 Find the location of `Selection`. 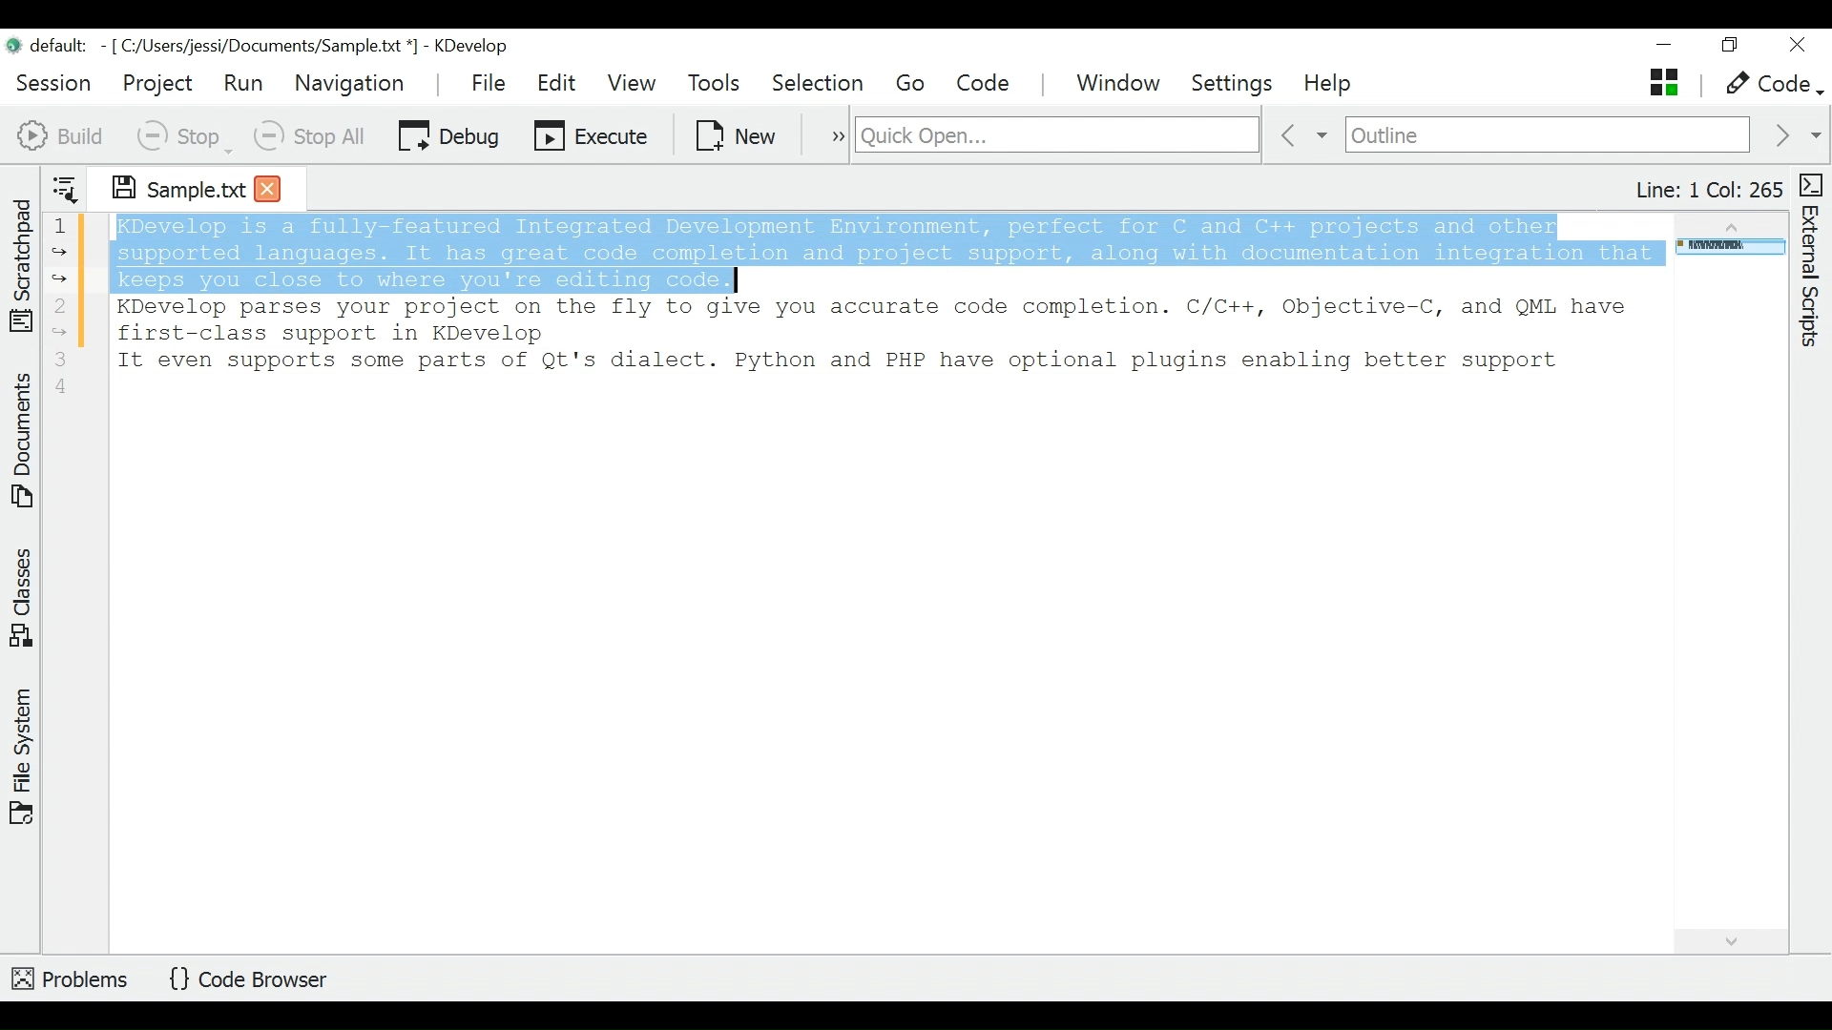

Selection is located at coordinates (820, 84).